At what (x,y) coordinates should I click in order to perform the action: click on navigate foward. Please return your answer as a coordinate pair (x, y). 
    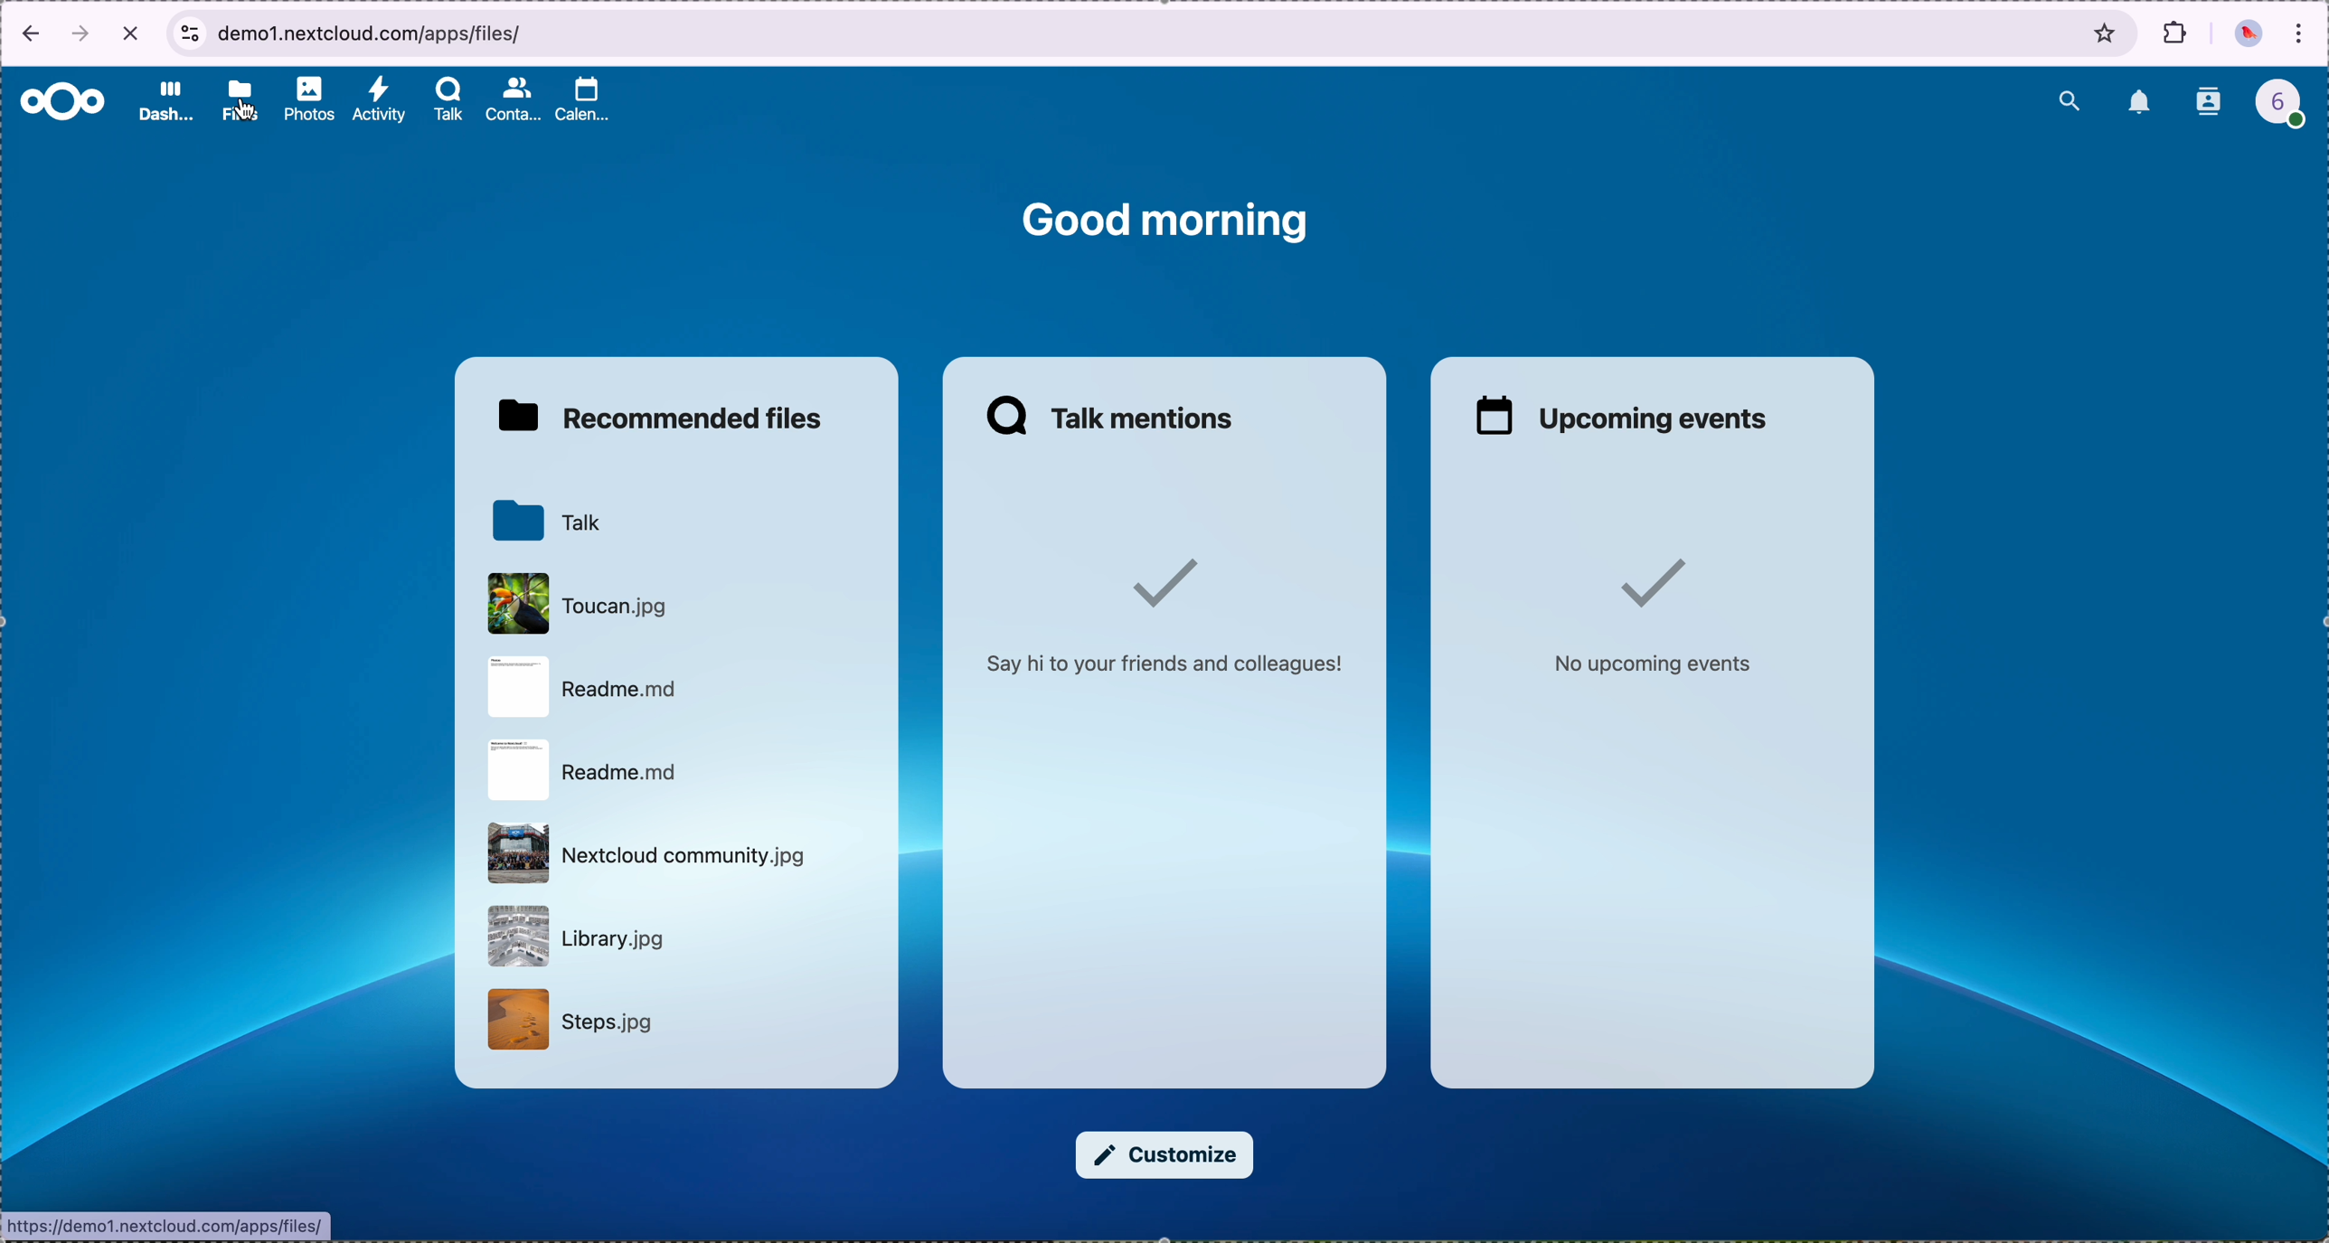
    Looking at the image, I should click on (81, 35).